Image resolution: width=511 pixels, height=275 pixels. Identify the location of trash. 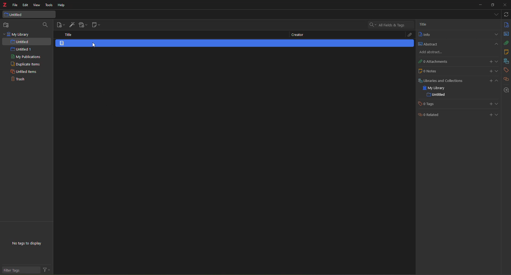
(17, 80).